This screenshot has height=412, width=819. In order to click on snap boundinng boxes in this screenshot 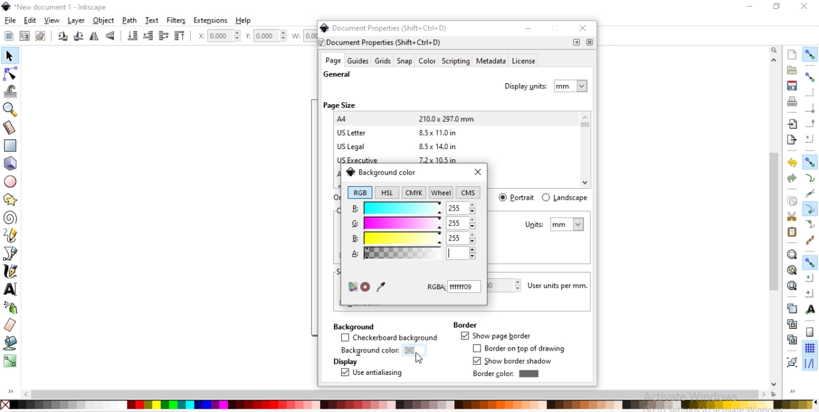, I will do `click(809, 77)`.